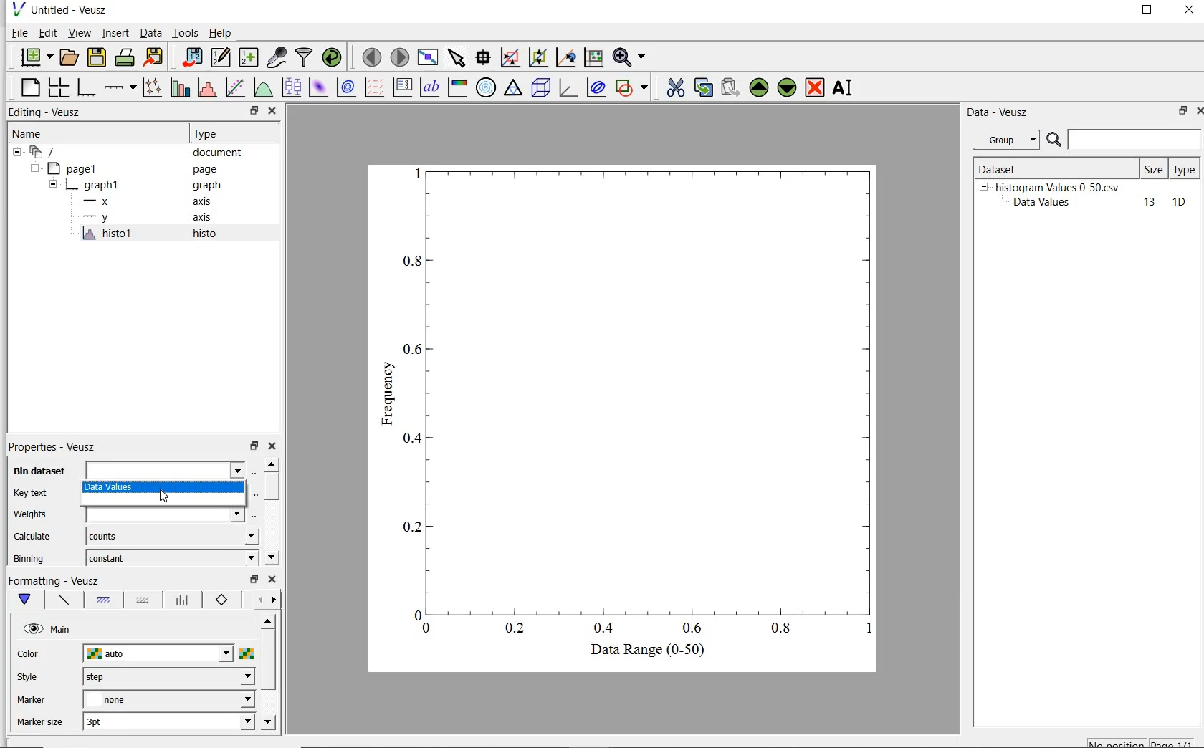 The height and width of the screenshot is (748, 1204). Describe the element at coordinates (166, 497) in the screenshot. I see `cursor` at that location.